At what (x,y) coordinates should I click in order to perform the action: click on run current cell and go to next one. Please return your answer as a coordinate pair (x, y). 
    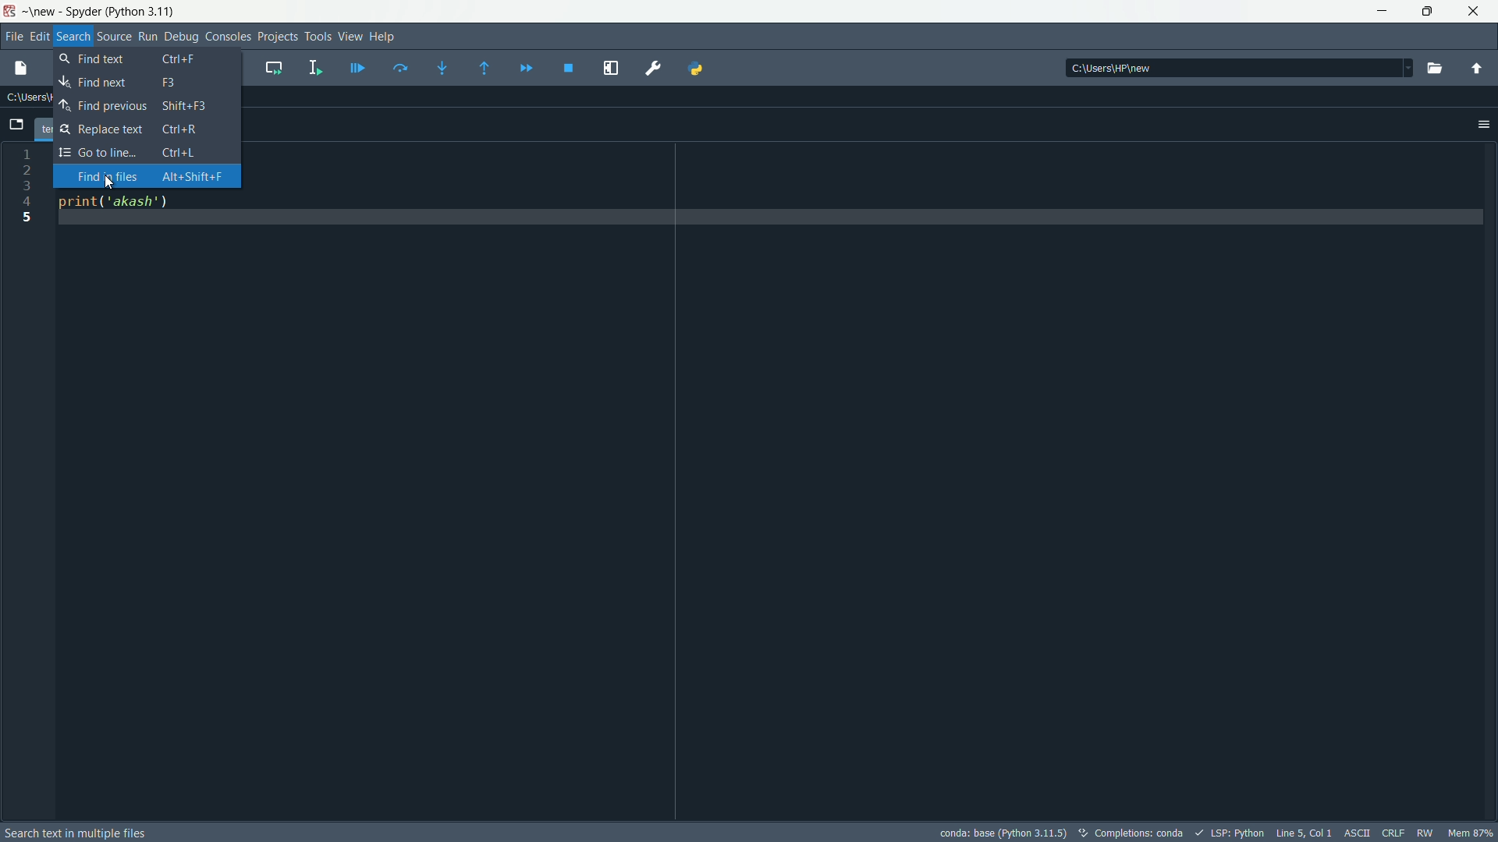
    Looking at the image, I should click on (273, 68).